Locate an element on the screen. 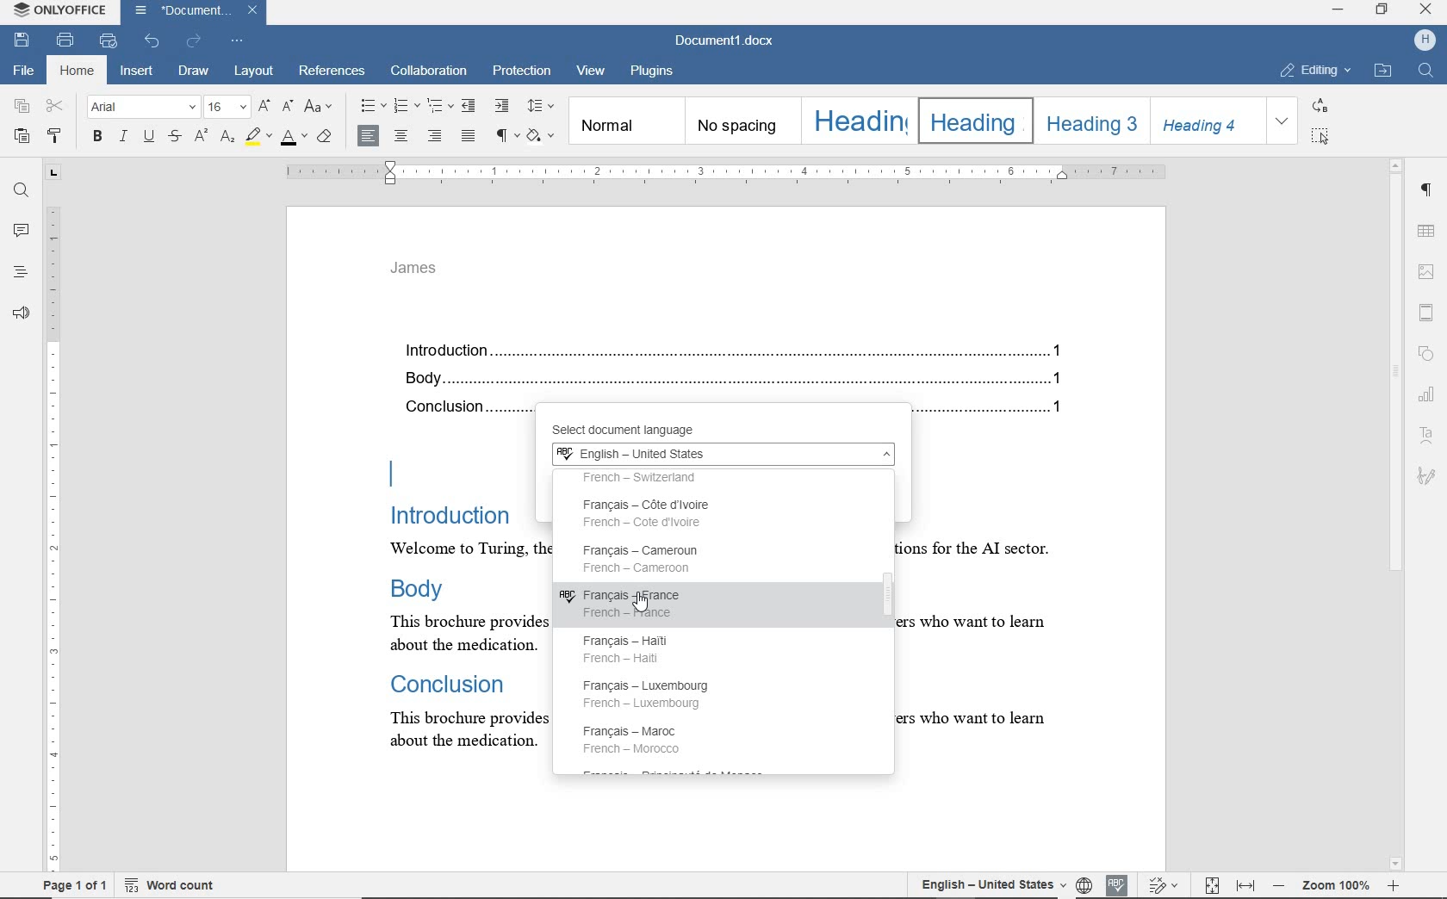 The height and width of the screenshot is (899, 1447). CLOSE is located at coordinates (1424, 9).